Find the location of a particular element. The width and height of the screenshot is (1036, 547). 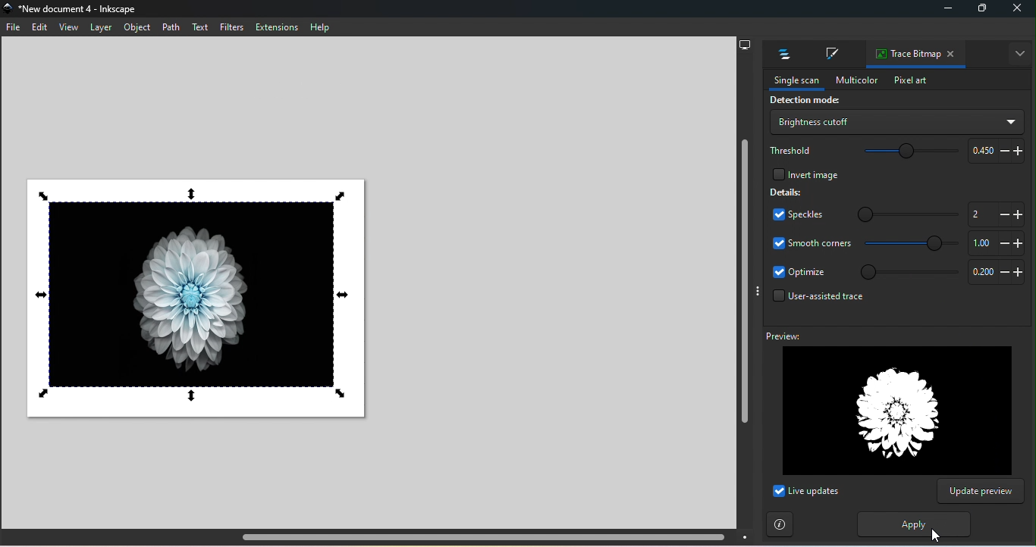

File is located at coordinates (15, 30).